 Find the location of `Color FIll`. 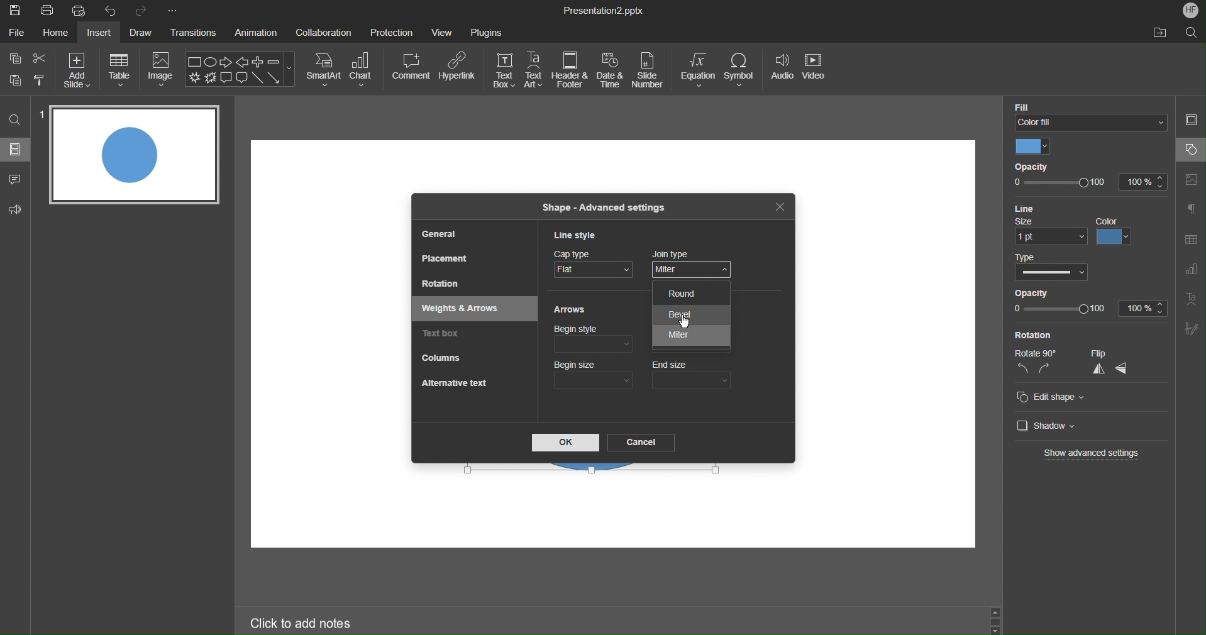

Color FIll is located at coordinates (1088, 114).